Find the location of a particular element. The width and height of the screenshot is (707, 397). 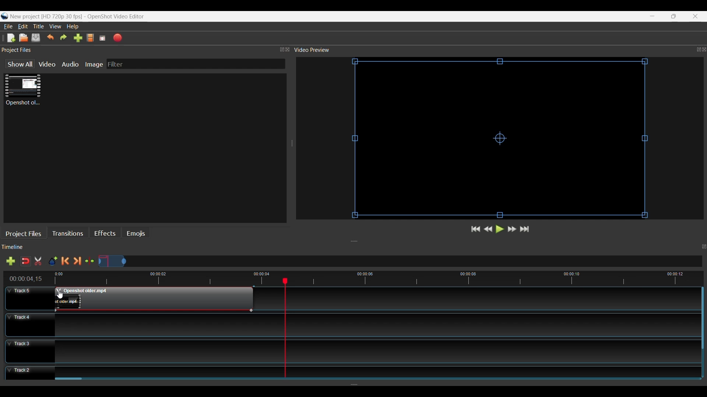

View is located at coordinates (56, 26).